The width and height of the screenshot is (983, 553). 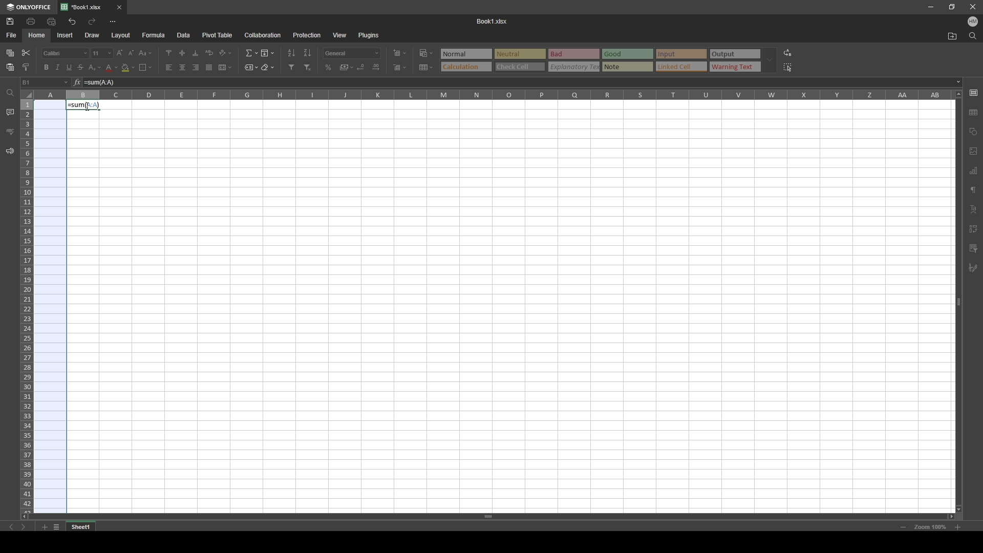 I want to click on align left, so click(x=169, y=68).